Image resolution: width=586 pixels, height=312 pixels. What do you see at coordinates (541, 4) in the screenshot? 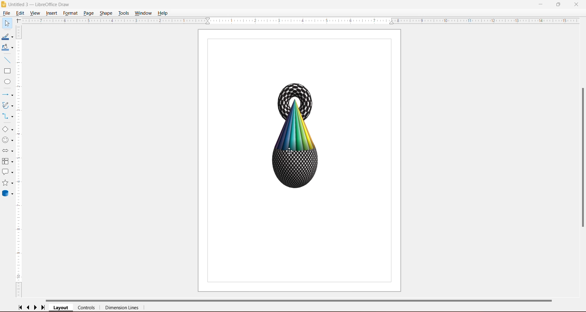
I see `Minimize` at bounding box center [541, 4].